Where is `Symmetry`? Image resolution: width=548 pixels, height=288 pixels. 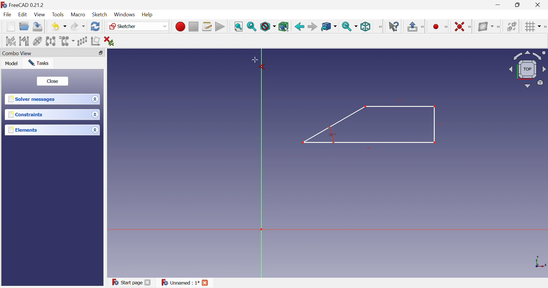
Symmetry is located at coordinates (51, 41).